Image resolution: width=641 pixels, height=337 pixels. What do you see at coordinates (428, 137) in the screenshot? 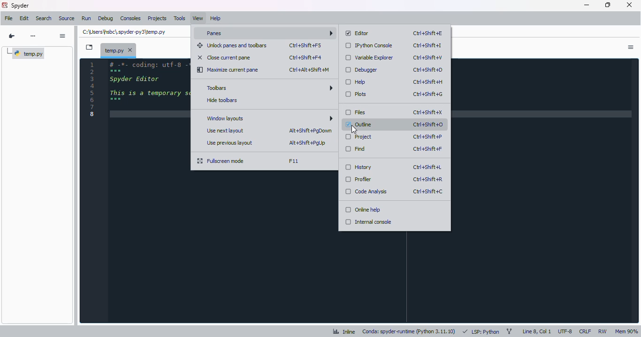
I see `shortcut for project` at bounding box center [428, 137].